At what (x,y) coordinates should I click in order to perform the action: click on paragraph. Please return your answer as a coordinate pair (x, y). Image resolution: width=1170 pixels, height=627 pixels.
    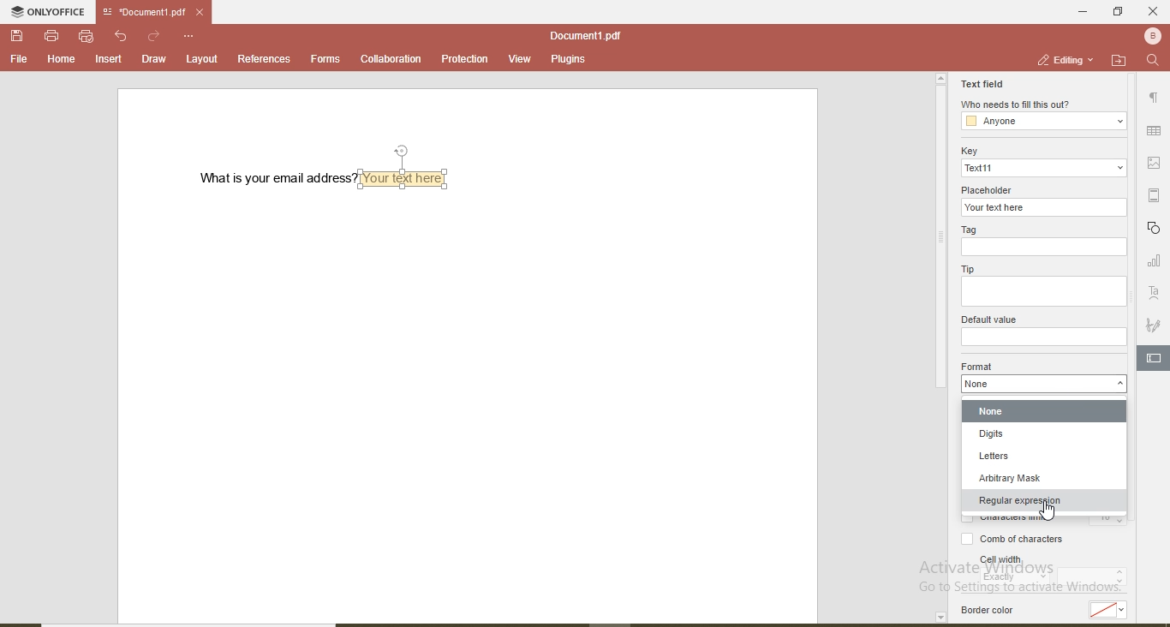
    Looking at the image, I should click on (1153, 100).